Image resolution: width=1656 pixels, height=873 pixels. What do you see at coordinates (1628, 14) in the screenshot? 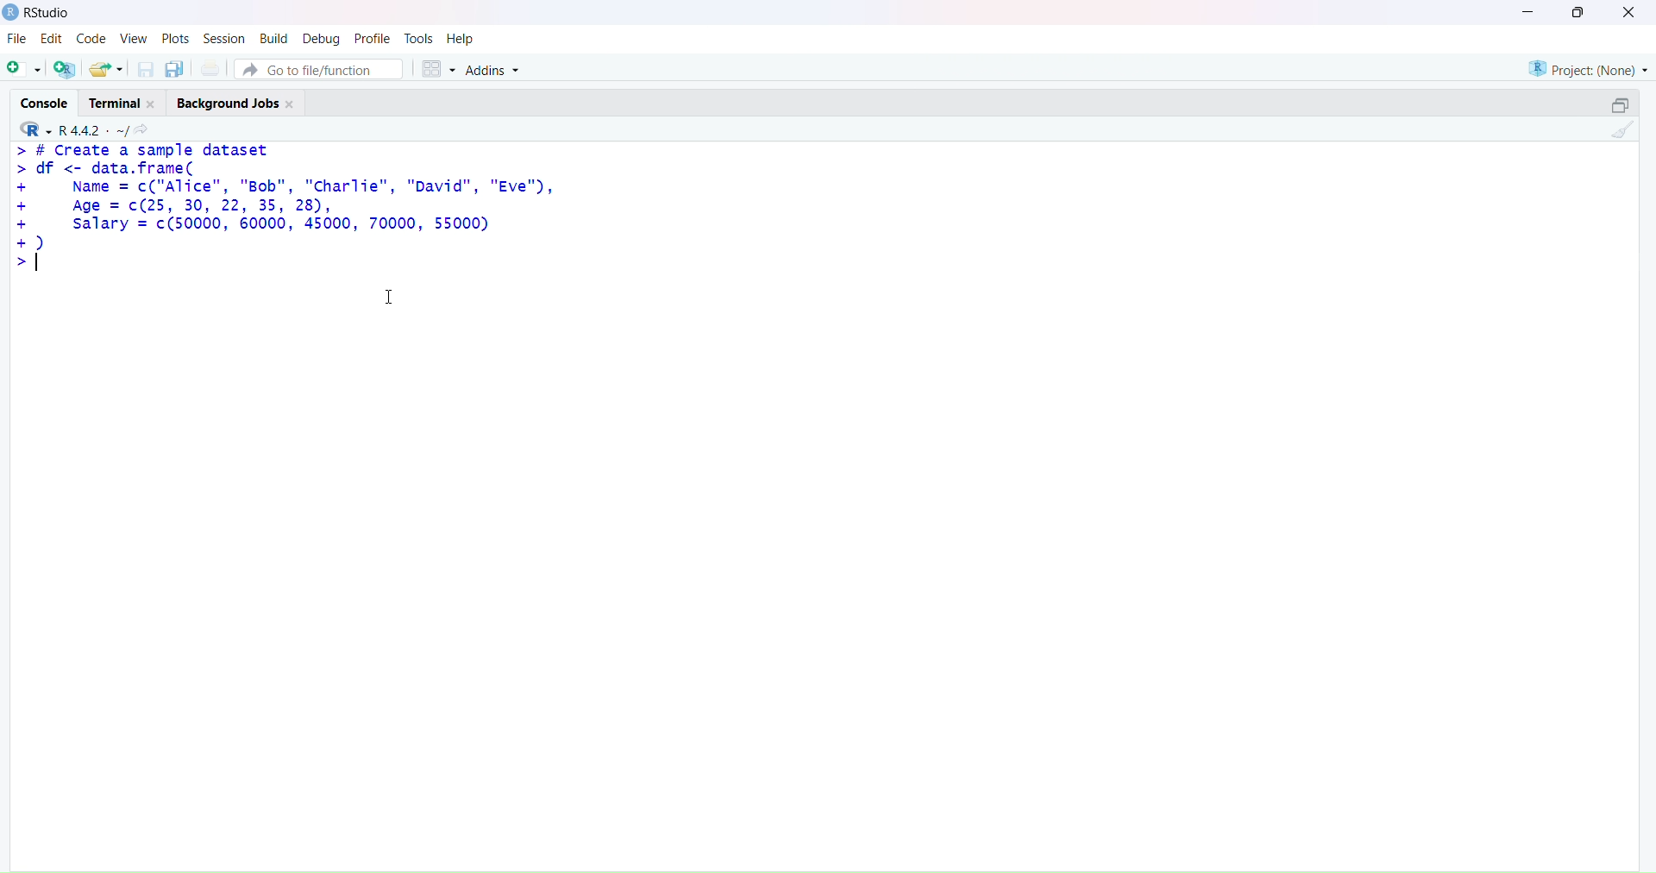
I see `close` at bounding box center [1628, 14].